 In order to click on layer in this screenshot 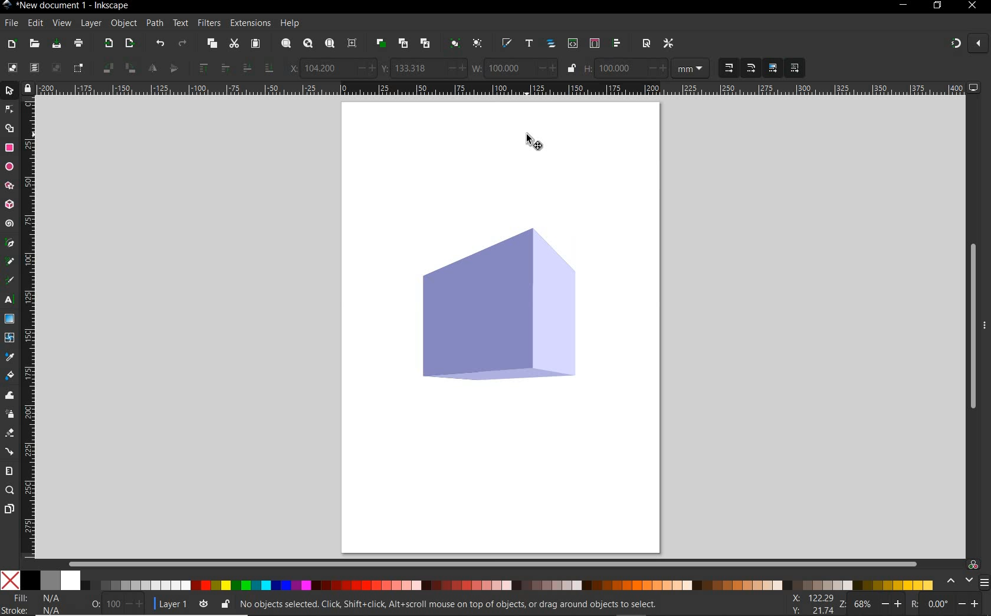, I will do `click(91, 24)`.